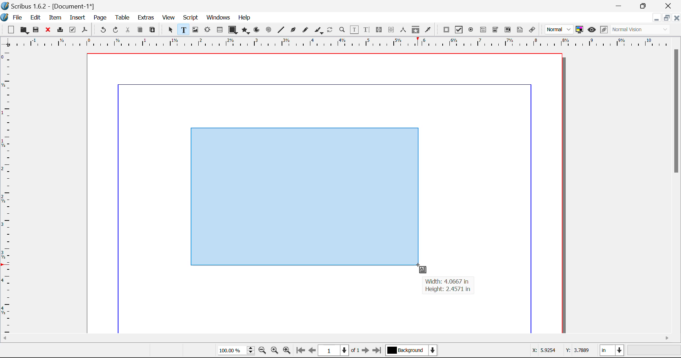 The height and width of the screenshot is (358, 681). What do you see at coordinates (428, 29) in the screenshot?
I see `Eyedropper` at bounding box center [428, 29].